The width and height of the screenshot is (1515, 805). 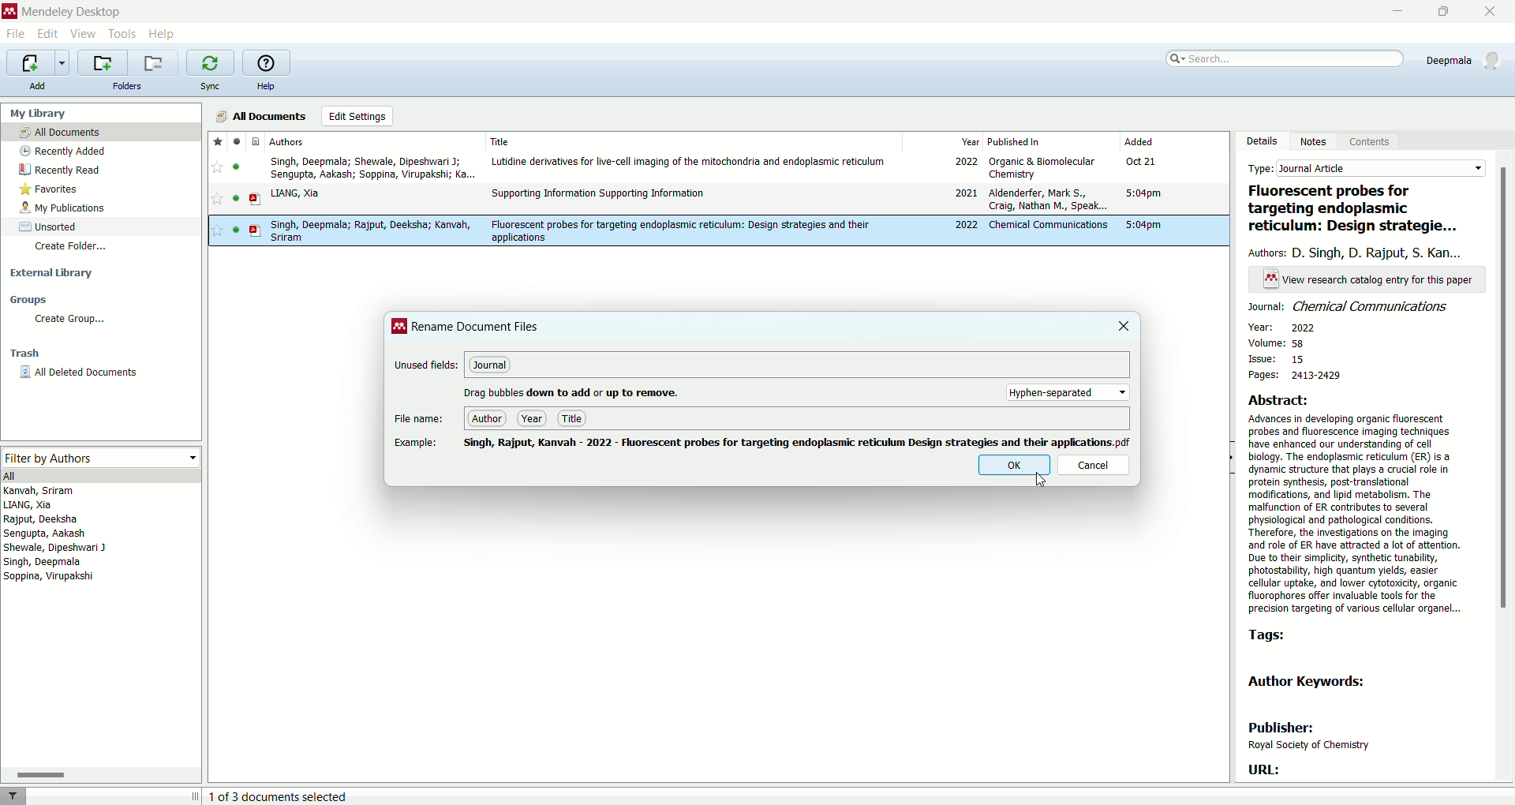 I want to click on my publications, so click(x=65, y=210).